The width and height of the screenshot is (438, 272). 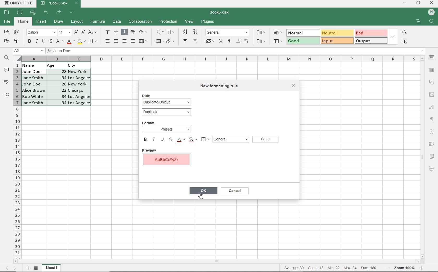 I want to click on FILL, so click(x=193, y=140).